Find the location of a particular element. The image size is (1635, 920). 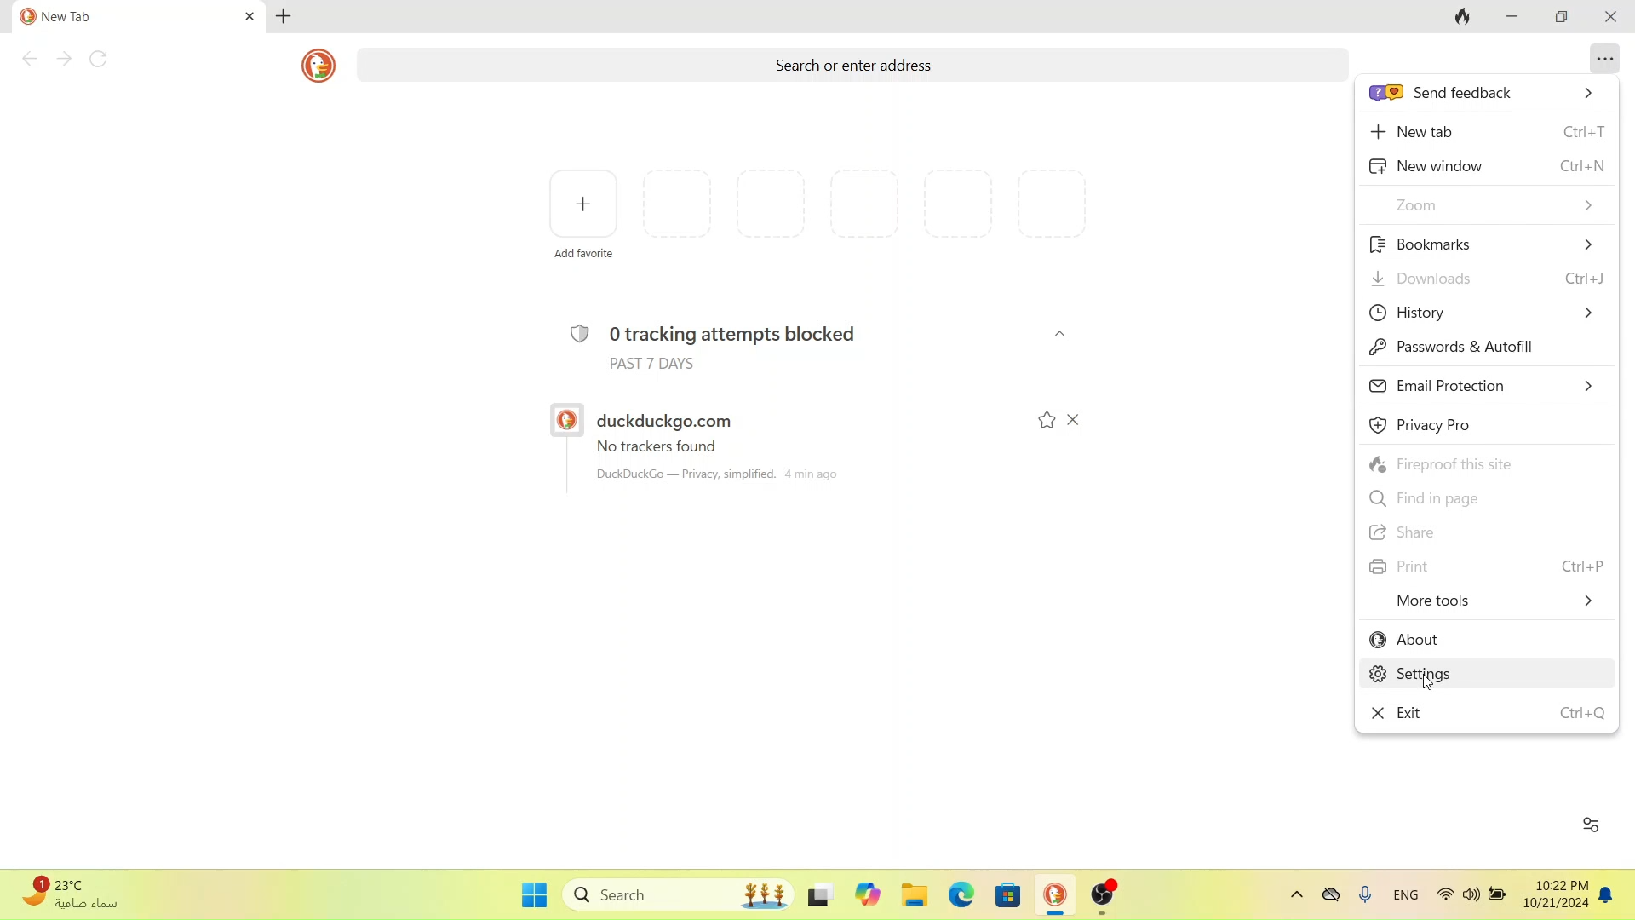

wifi is located at coordinates (1444, 900).